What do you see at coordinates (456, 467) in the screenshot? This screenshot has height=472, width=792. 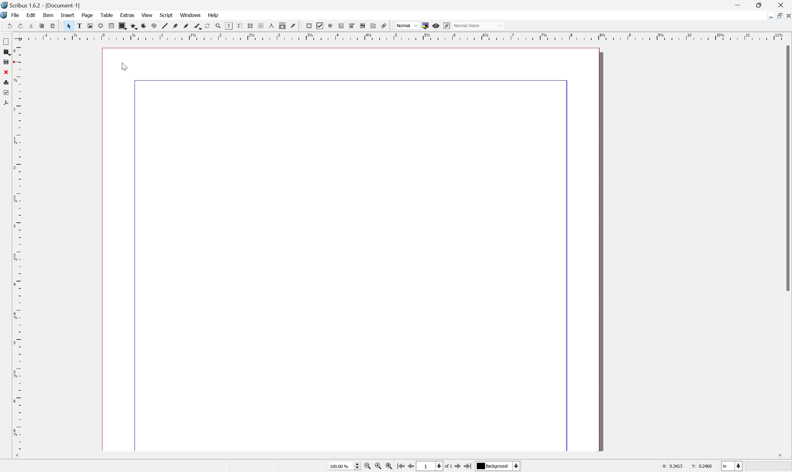 I see `go to next page` at bounding box center [456, 467].